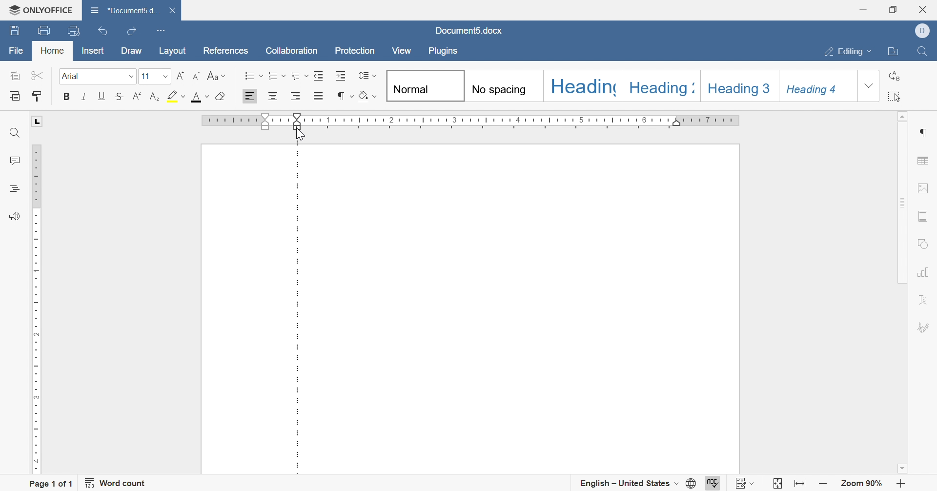 Image resolution: width=937 pixels, height=491 pixels. What do you see at coordinates (924, 9) in the screenshot?
I see `close` at bounding box center [924, 9].